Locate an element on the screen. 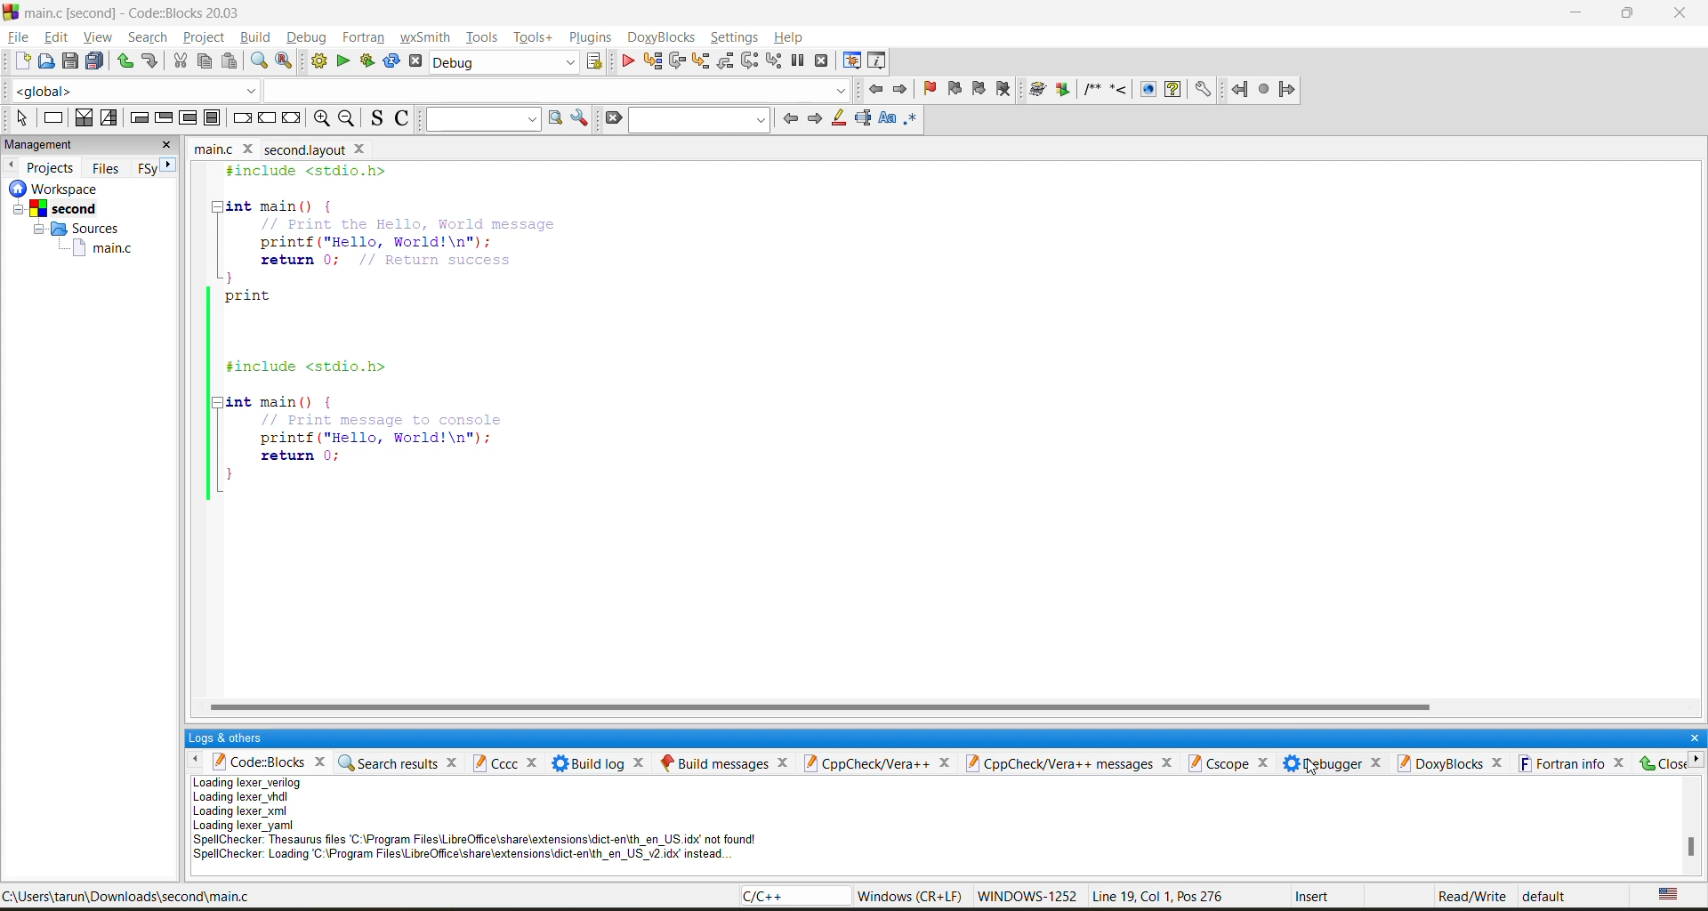 The width and height of the screenshot is (1708, 911). codeblocks is located at coordinates (272, 764).